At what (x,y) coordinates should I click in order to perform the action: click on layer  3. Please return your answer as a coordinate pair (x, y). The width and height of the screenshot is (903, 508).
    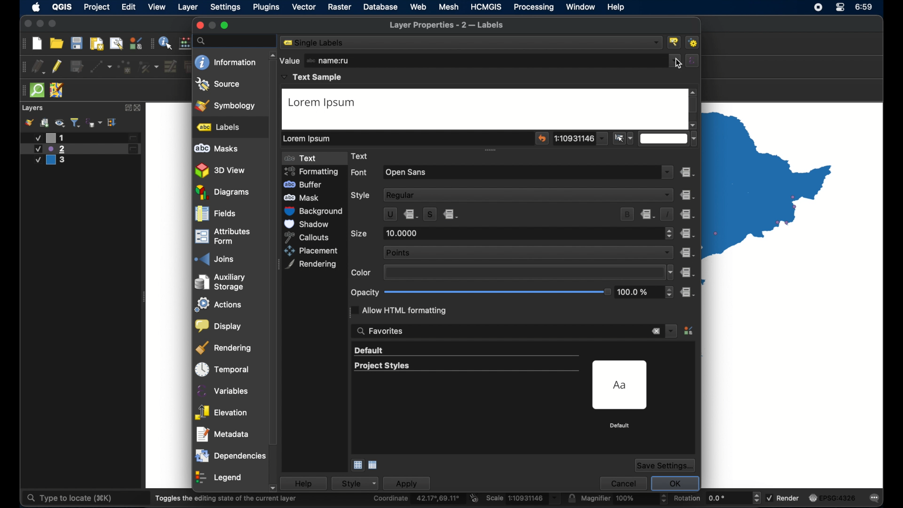
    Looking at the image, I should click on (55, 161).